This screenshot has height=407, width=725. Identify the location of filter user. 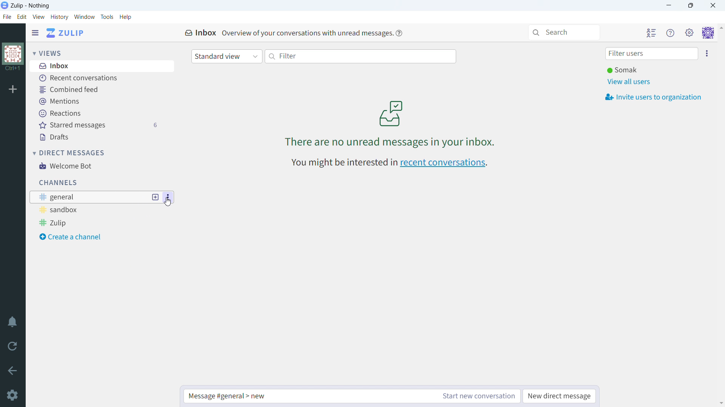
(651, 54).